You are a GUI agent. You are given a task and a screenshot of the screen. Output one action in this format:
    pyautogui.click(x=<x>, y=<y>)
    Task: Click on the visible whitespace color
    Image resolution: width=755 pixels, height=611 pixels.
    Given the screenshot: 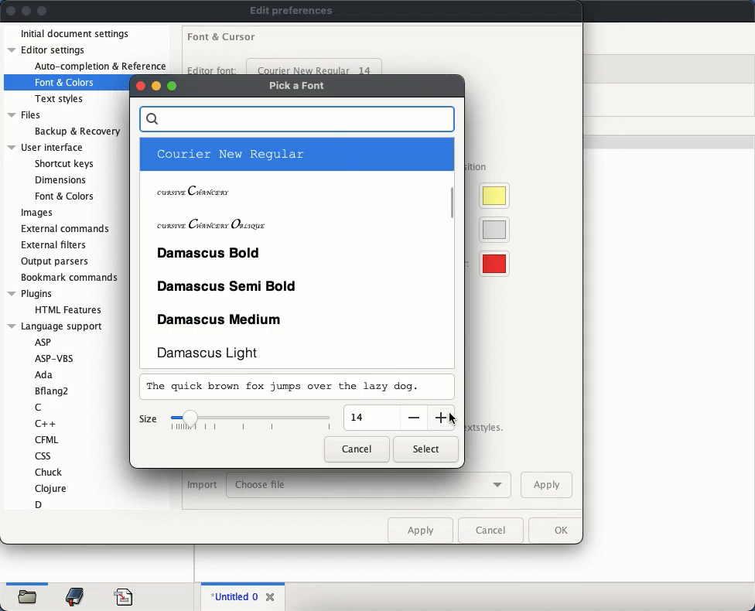 What is the action you would take?
    pyautogui.click(x=491, y=265)
    